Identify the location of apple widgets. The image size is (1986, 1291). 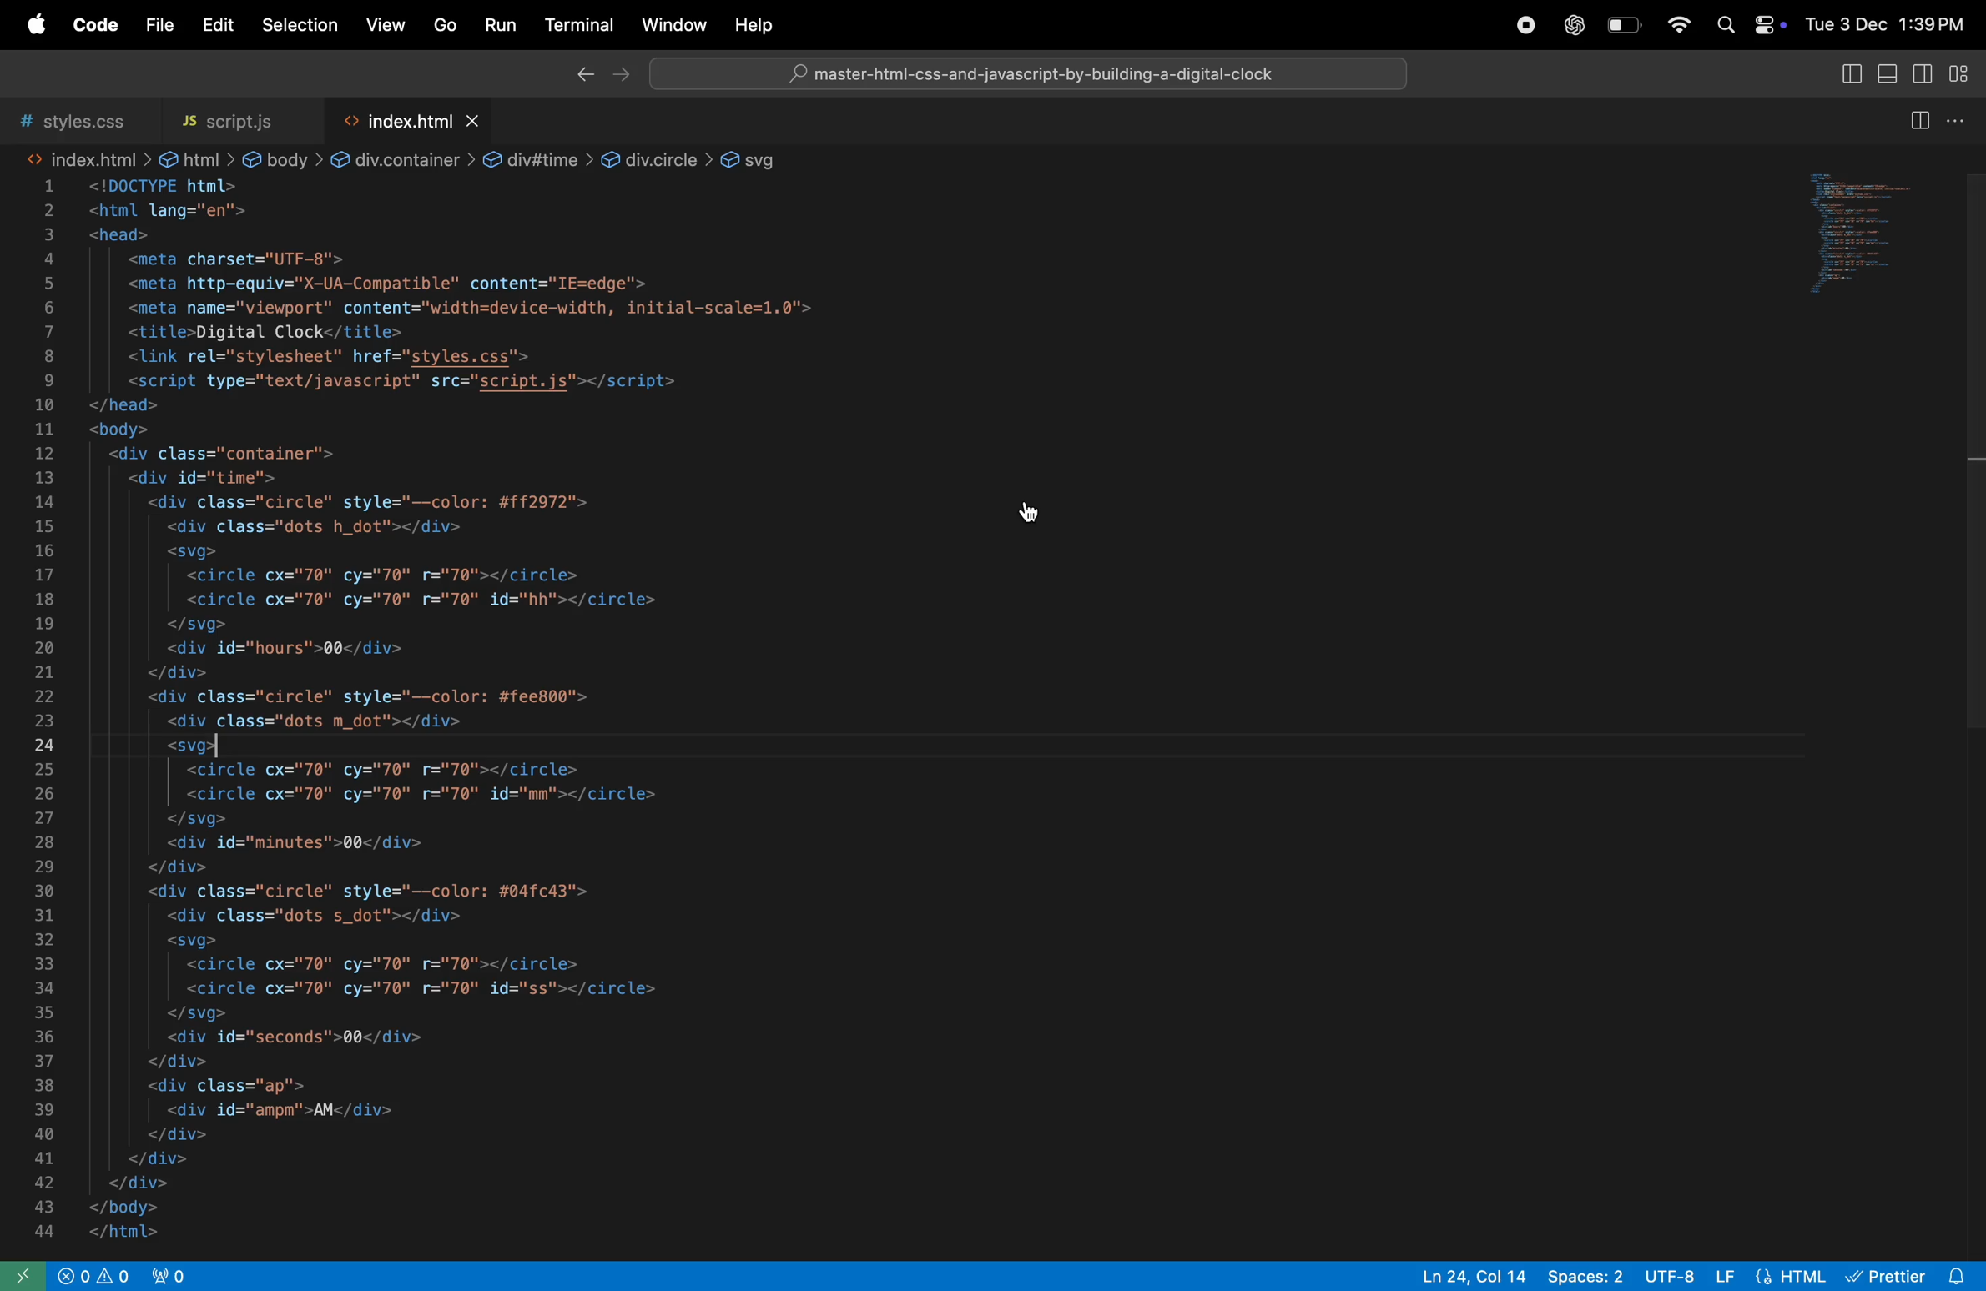
(1747, 23).